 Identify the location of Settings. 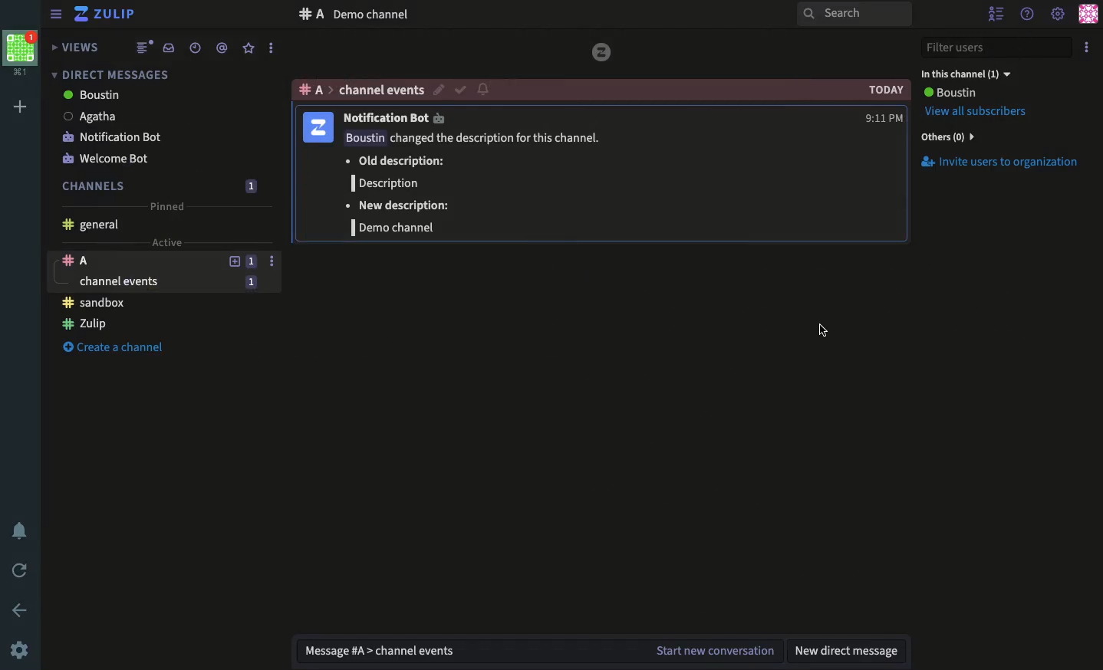
(20, 652).